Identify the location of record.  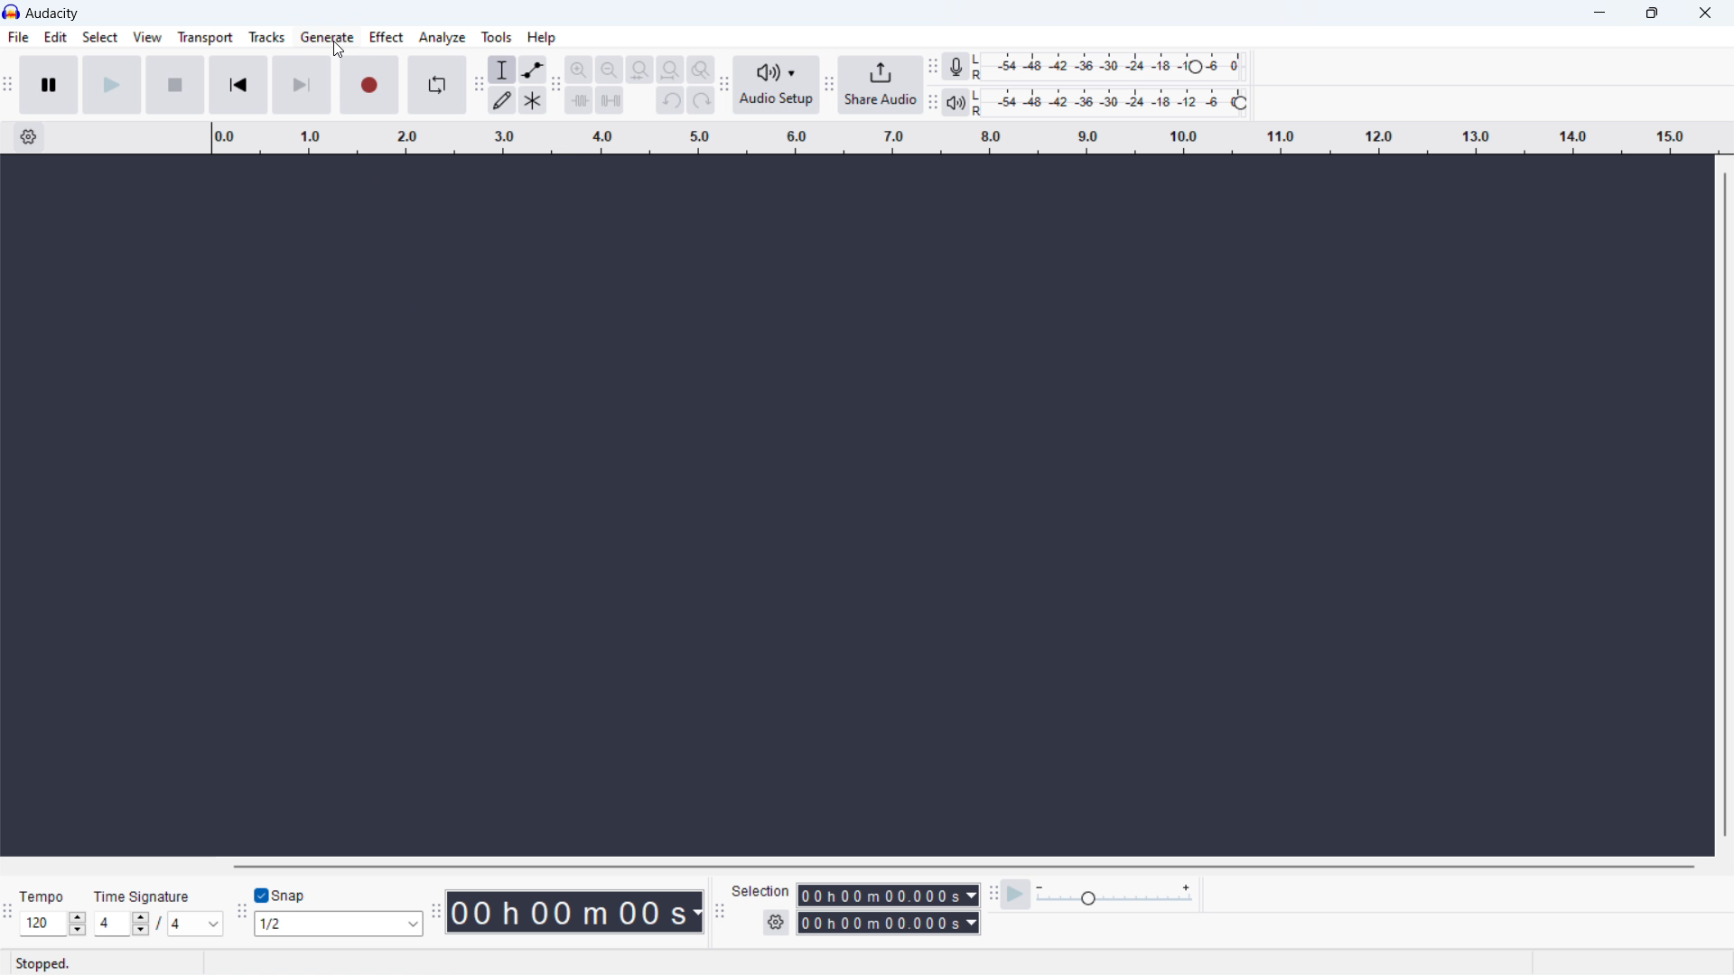
(369, 85).